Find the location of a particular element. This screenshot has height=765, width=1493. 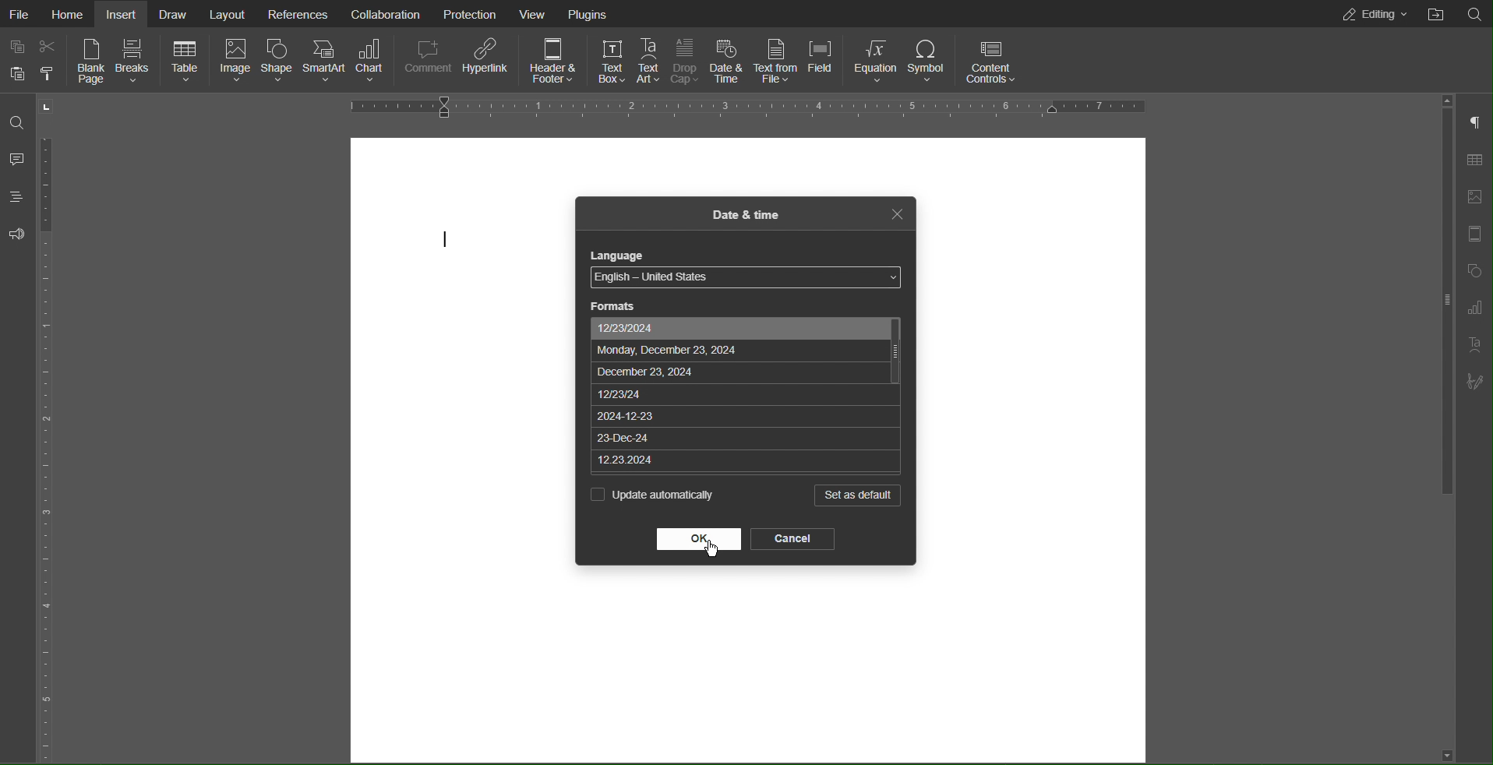

Text Art is located at coordinates (1476, 344).